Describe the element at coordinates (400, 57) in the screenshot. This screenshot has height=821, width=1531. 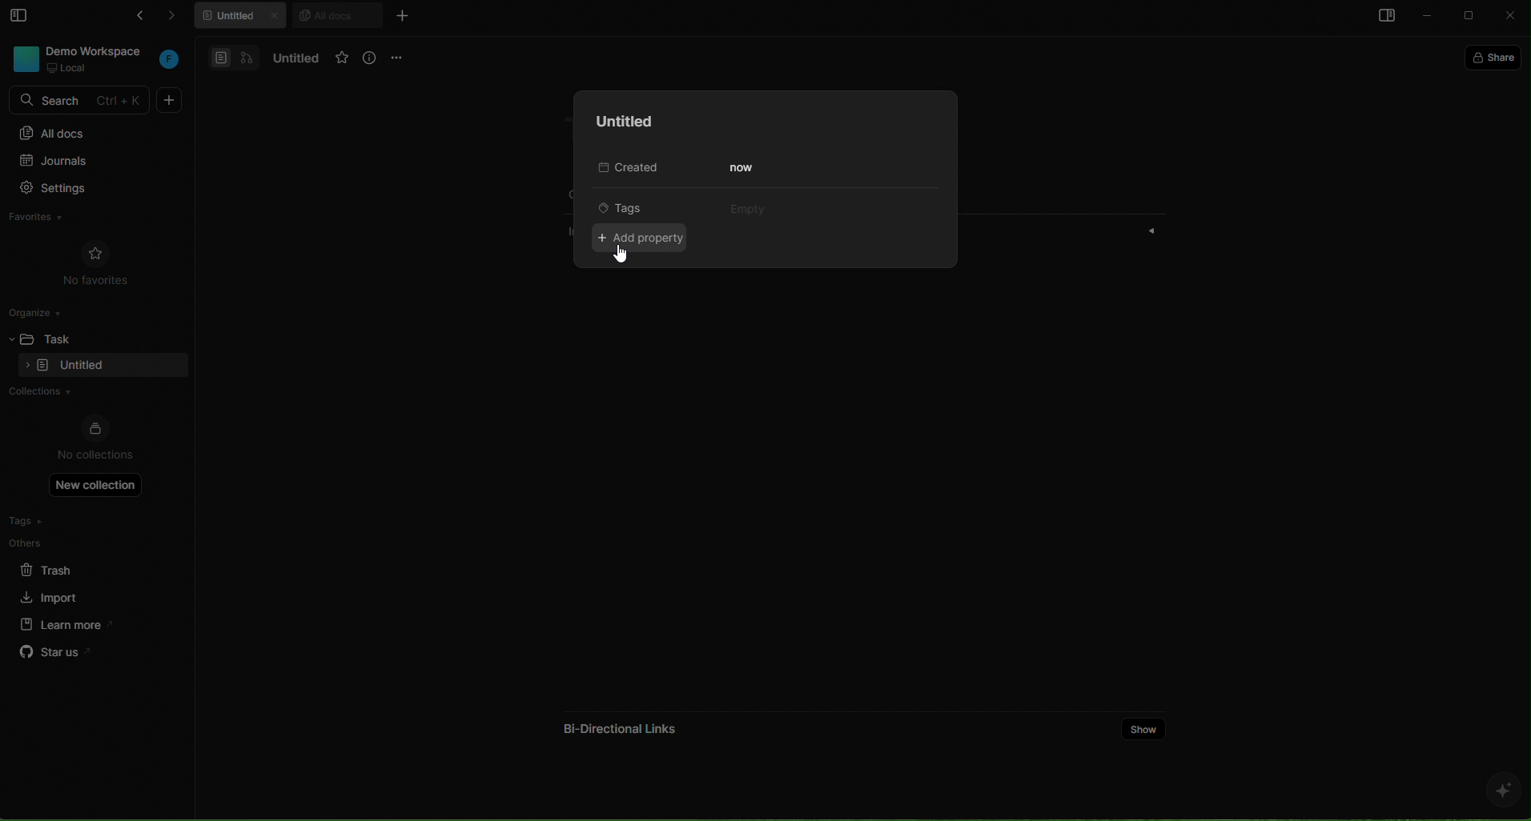
I see `options` at that location.